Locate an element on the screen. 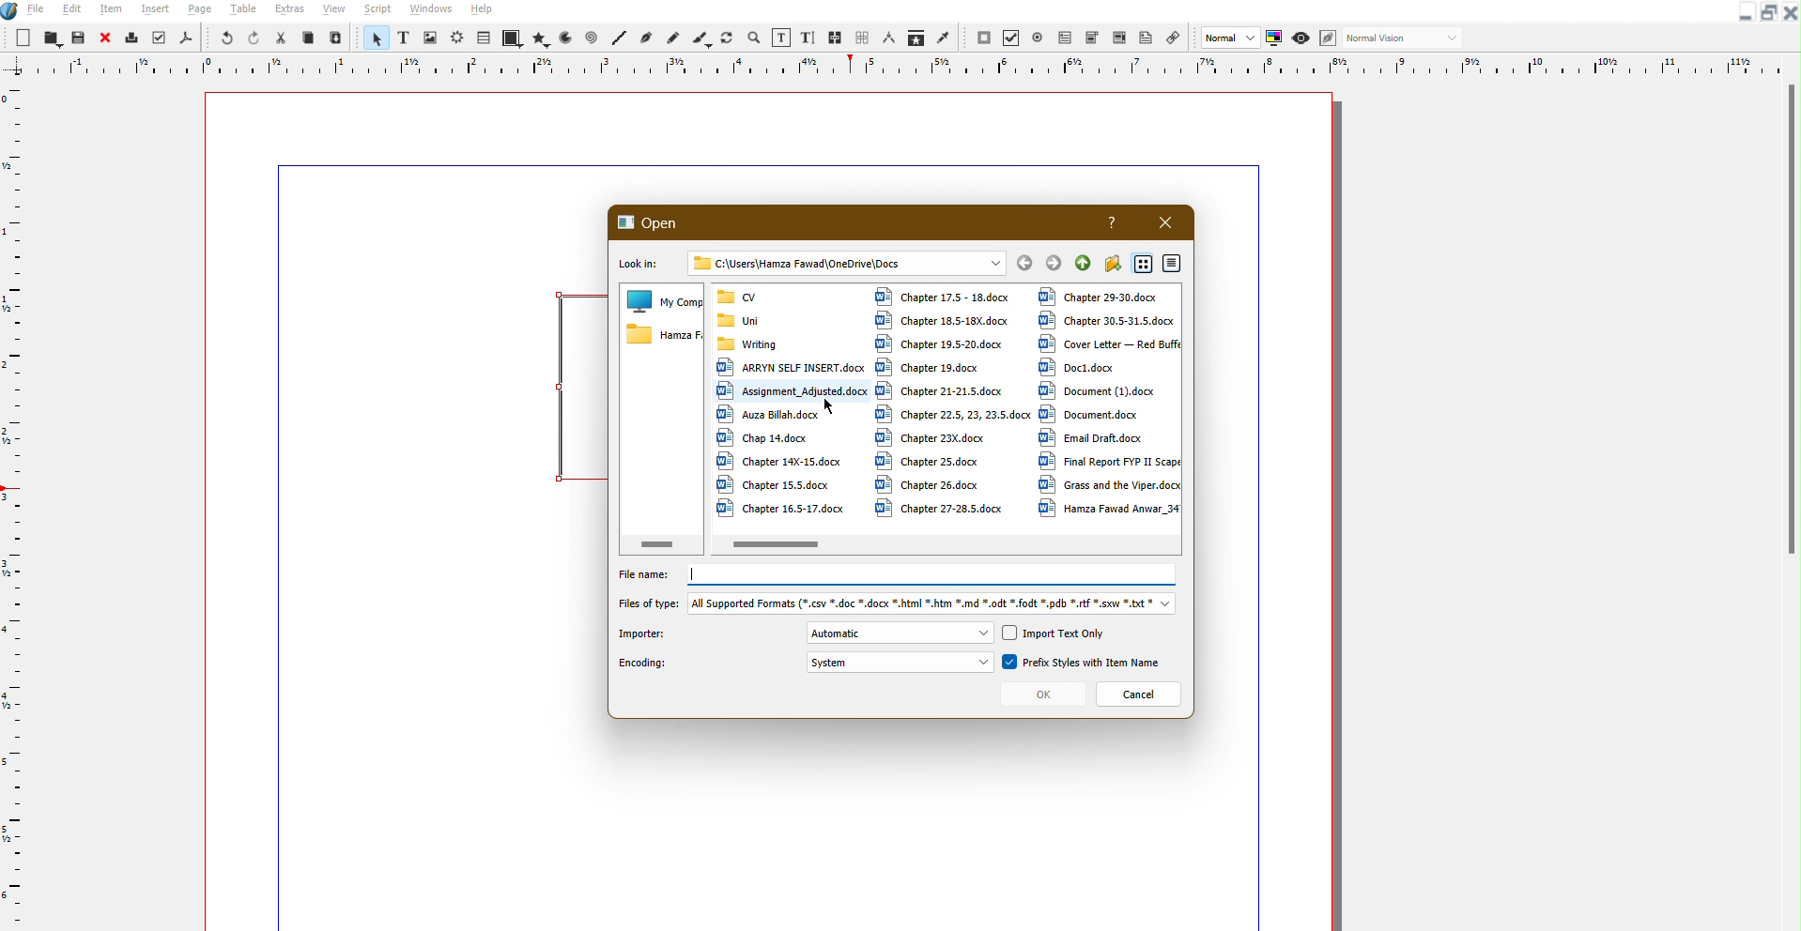  freehand line is located at coordinates (670, 38).